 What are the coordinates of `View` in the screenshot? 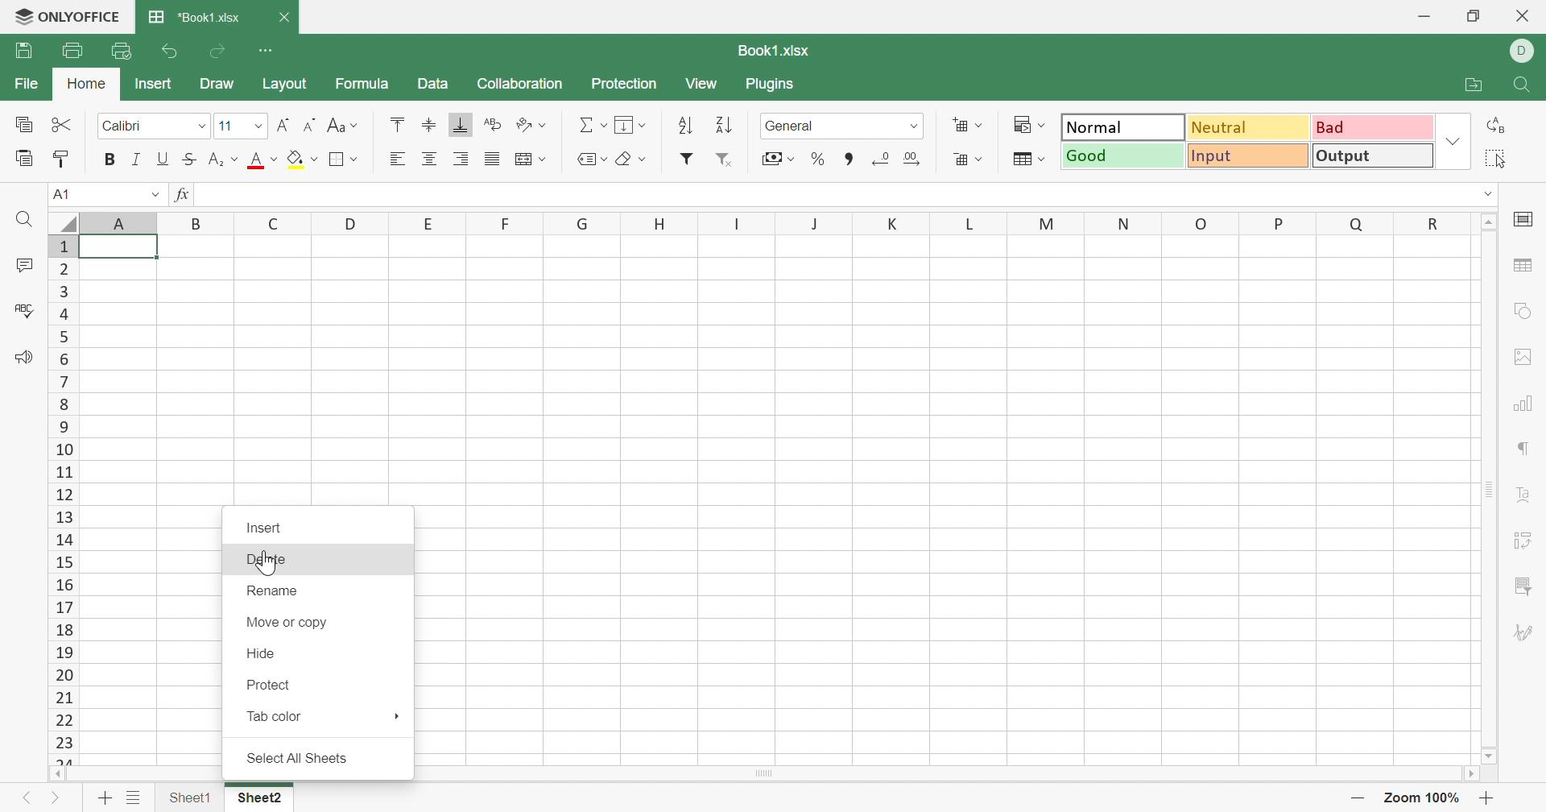 It's located at (703, 84).